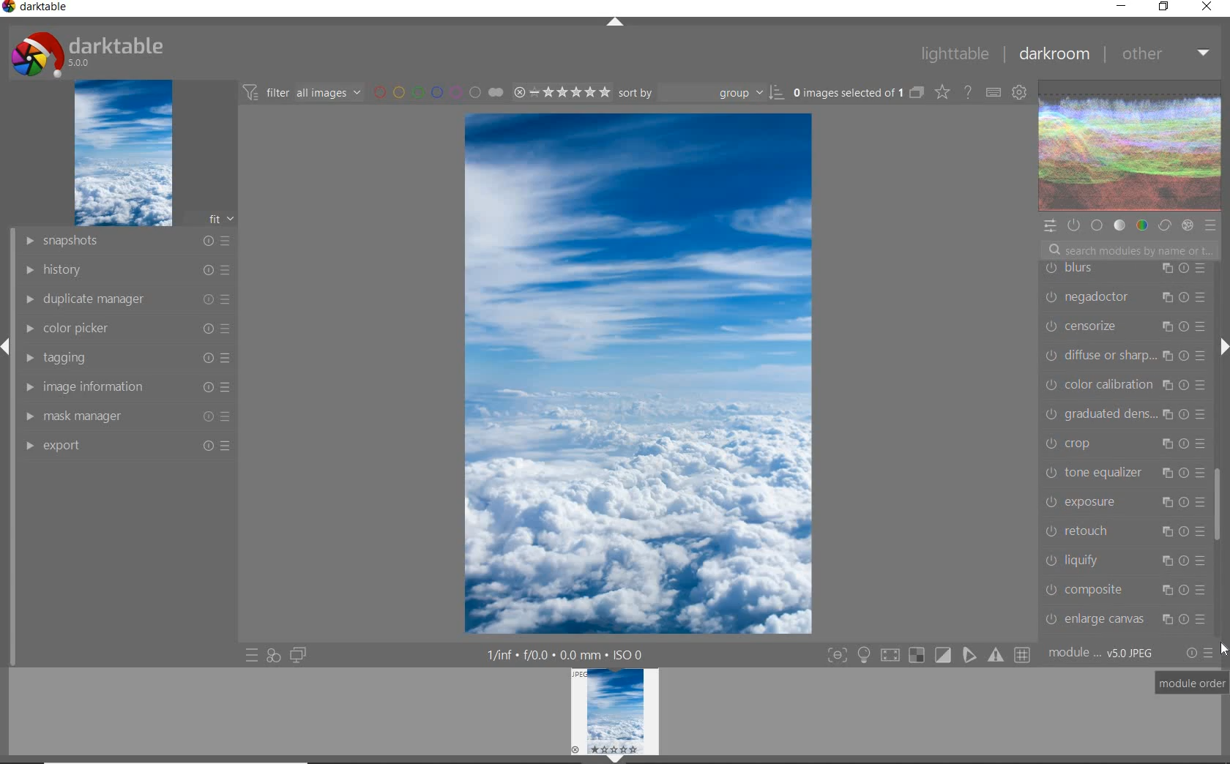 The width and height of the screenshot is (1230, 764). I want to click on QUICK ACCESS PANEL, so click(1049, 224).